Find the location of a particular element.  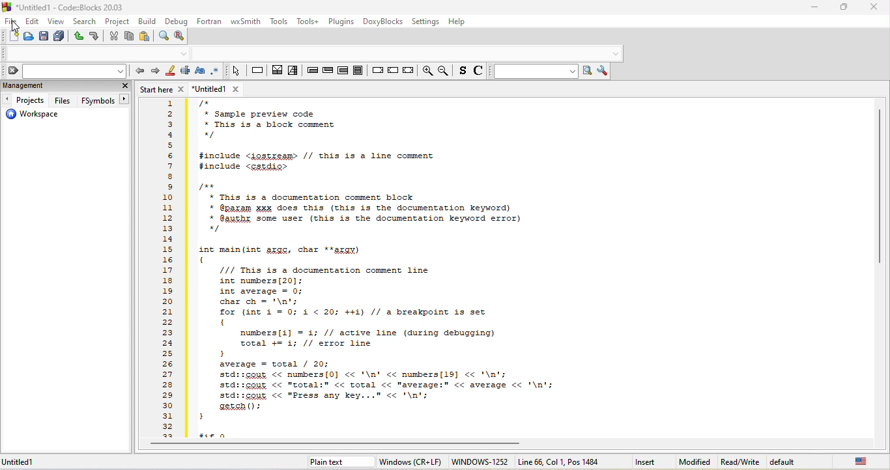

start here is located at coordinates (163, 90).